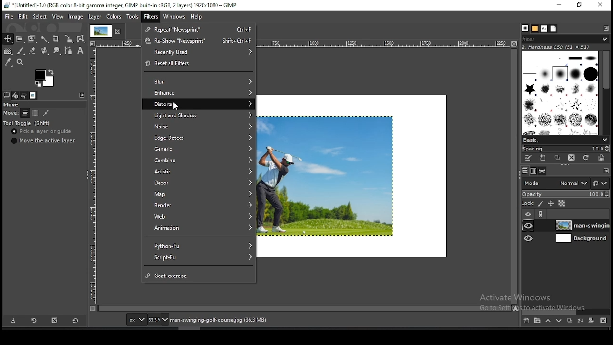 The width and height of the screenshot is (613, 345). I want to click on scale tool, so click(69, 39).